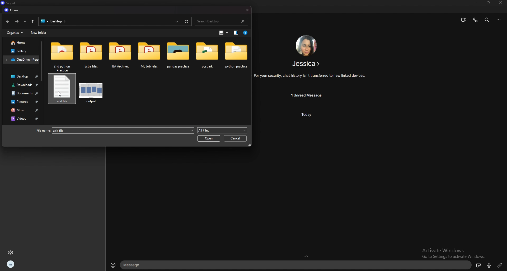 Image resolution: width=507 pixels, height=271 pixels. I want to click on desktop, so click(21, 77).